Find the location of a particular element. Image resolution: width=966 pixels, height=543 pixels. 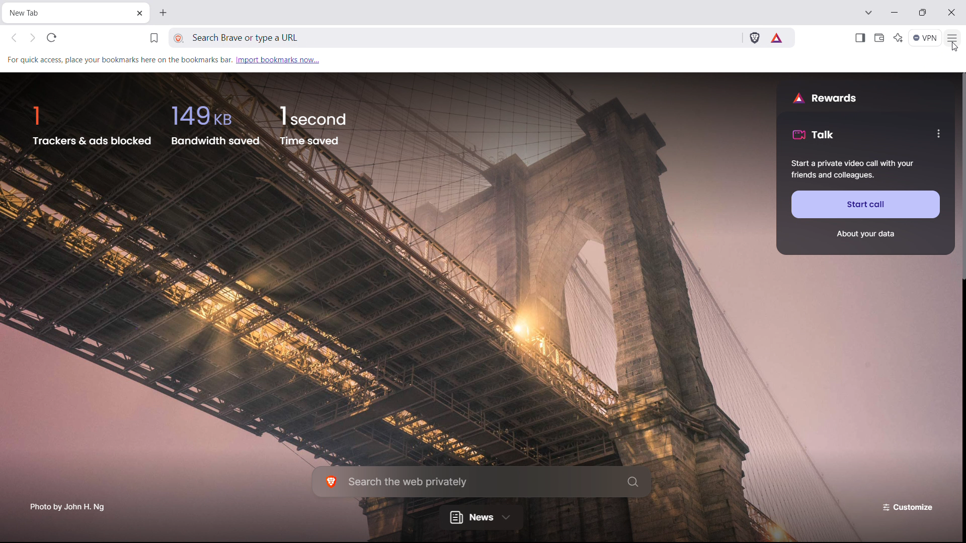

New Tab is located at coordinates (67, 13).